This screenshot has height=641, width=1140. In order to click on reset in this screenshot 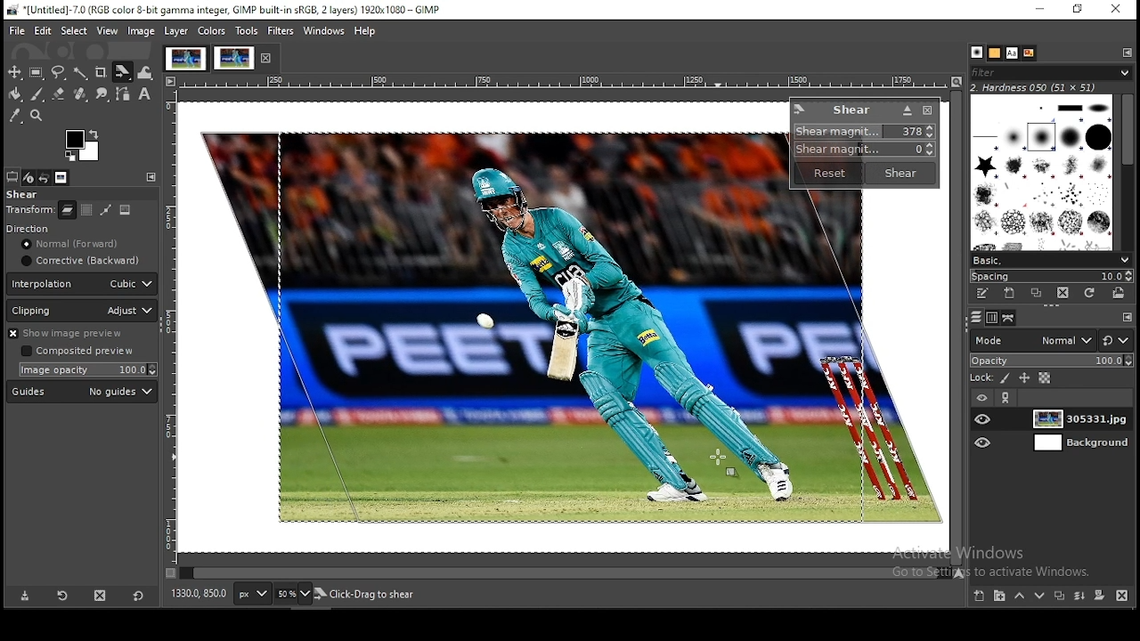, I will do `click(828, 174)`.